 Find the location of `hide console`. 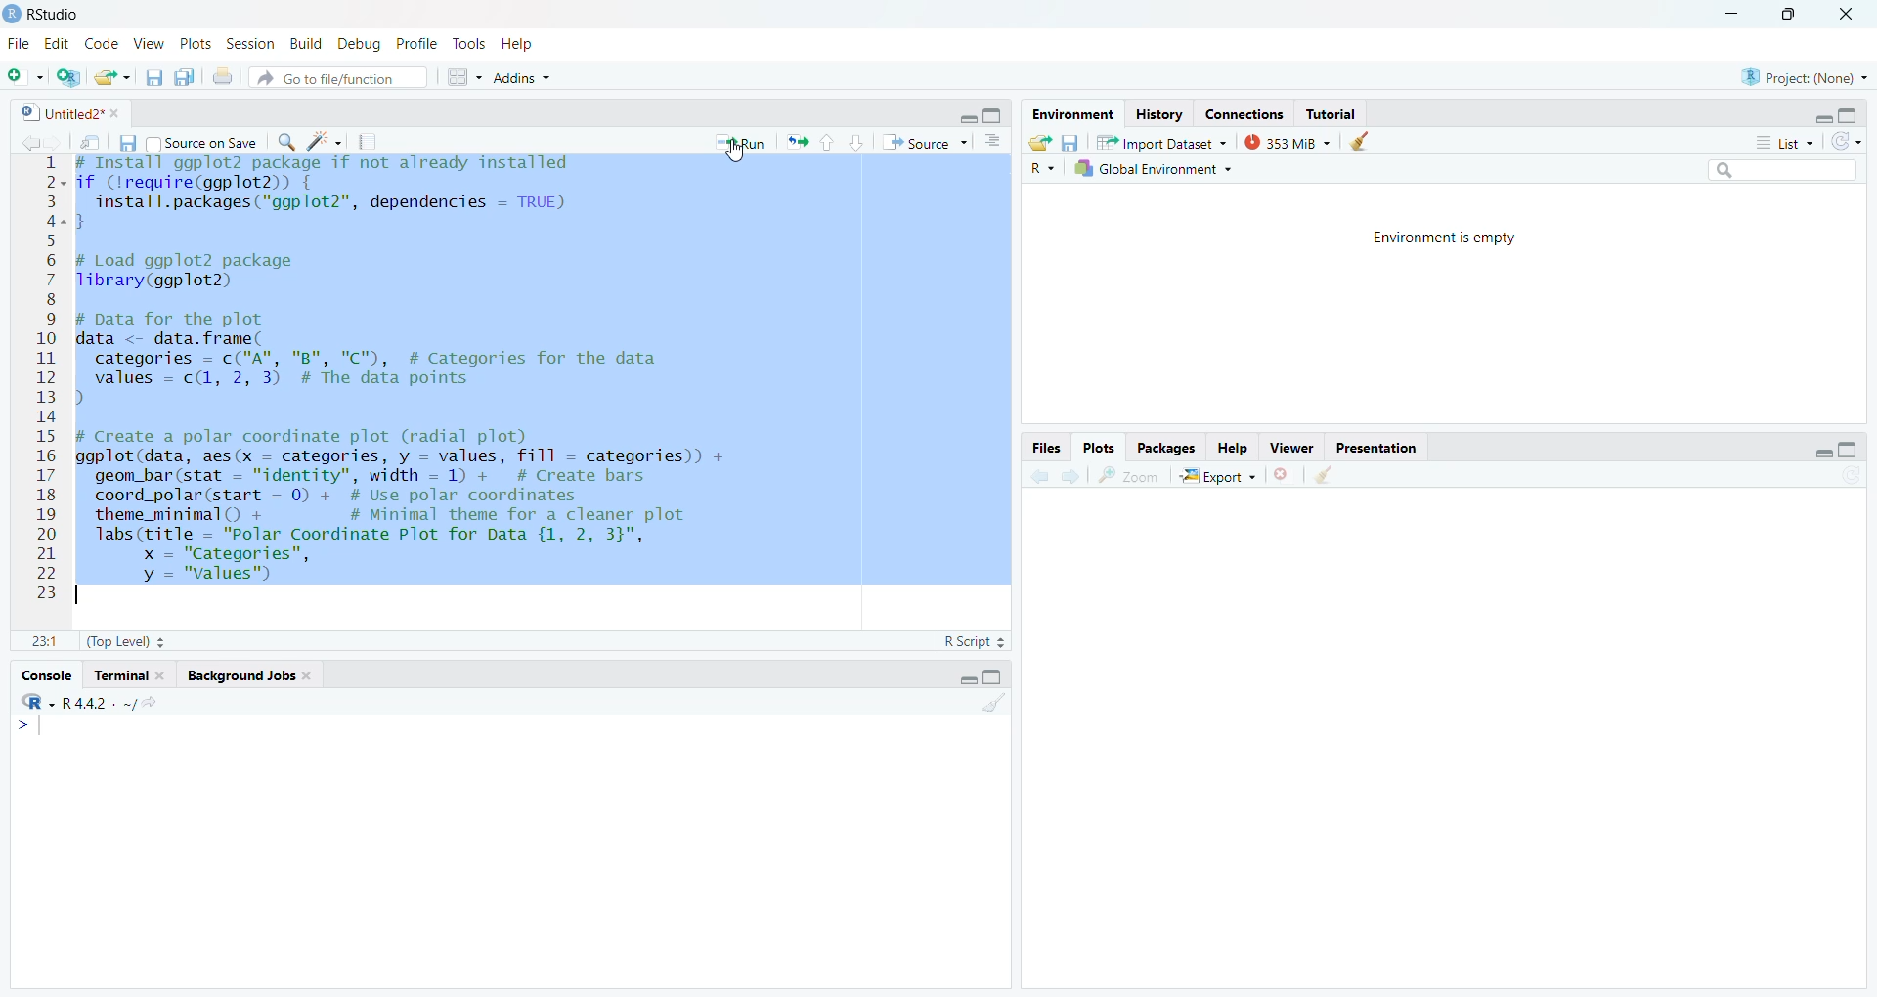

hide console is located at coordinates (999, 678).